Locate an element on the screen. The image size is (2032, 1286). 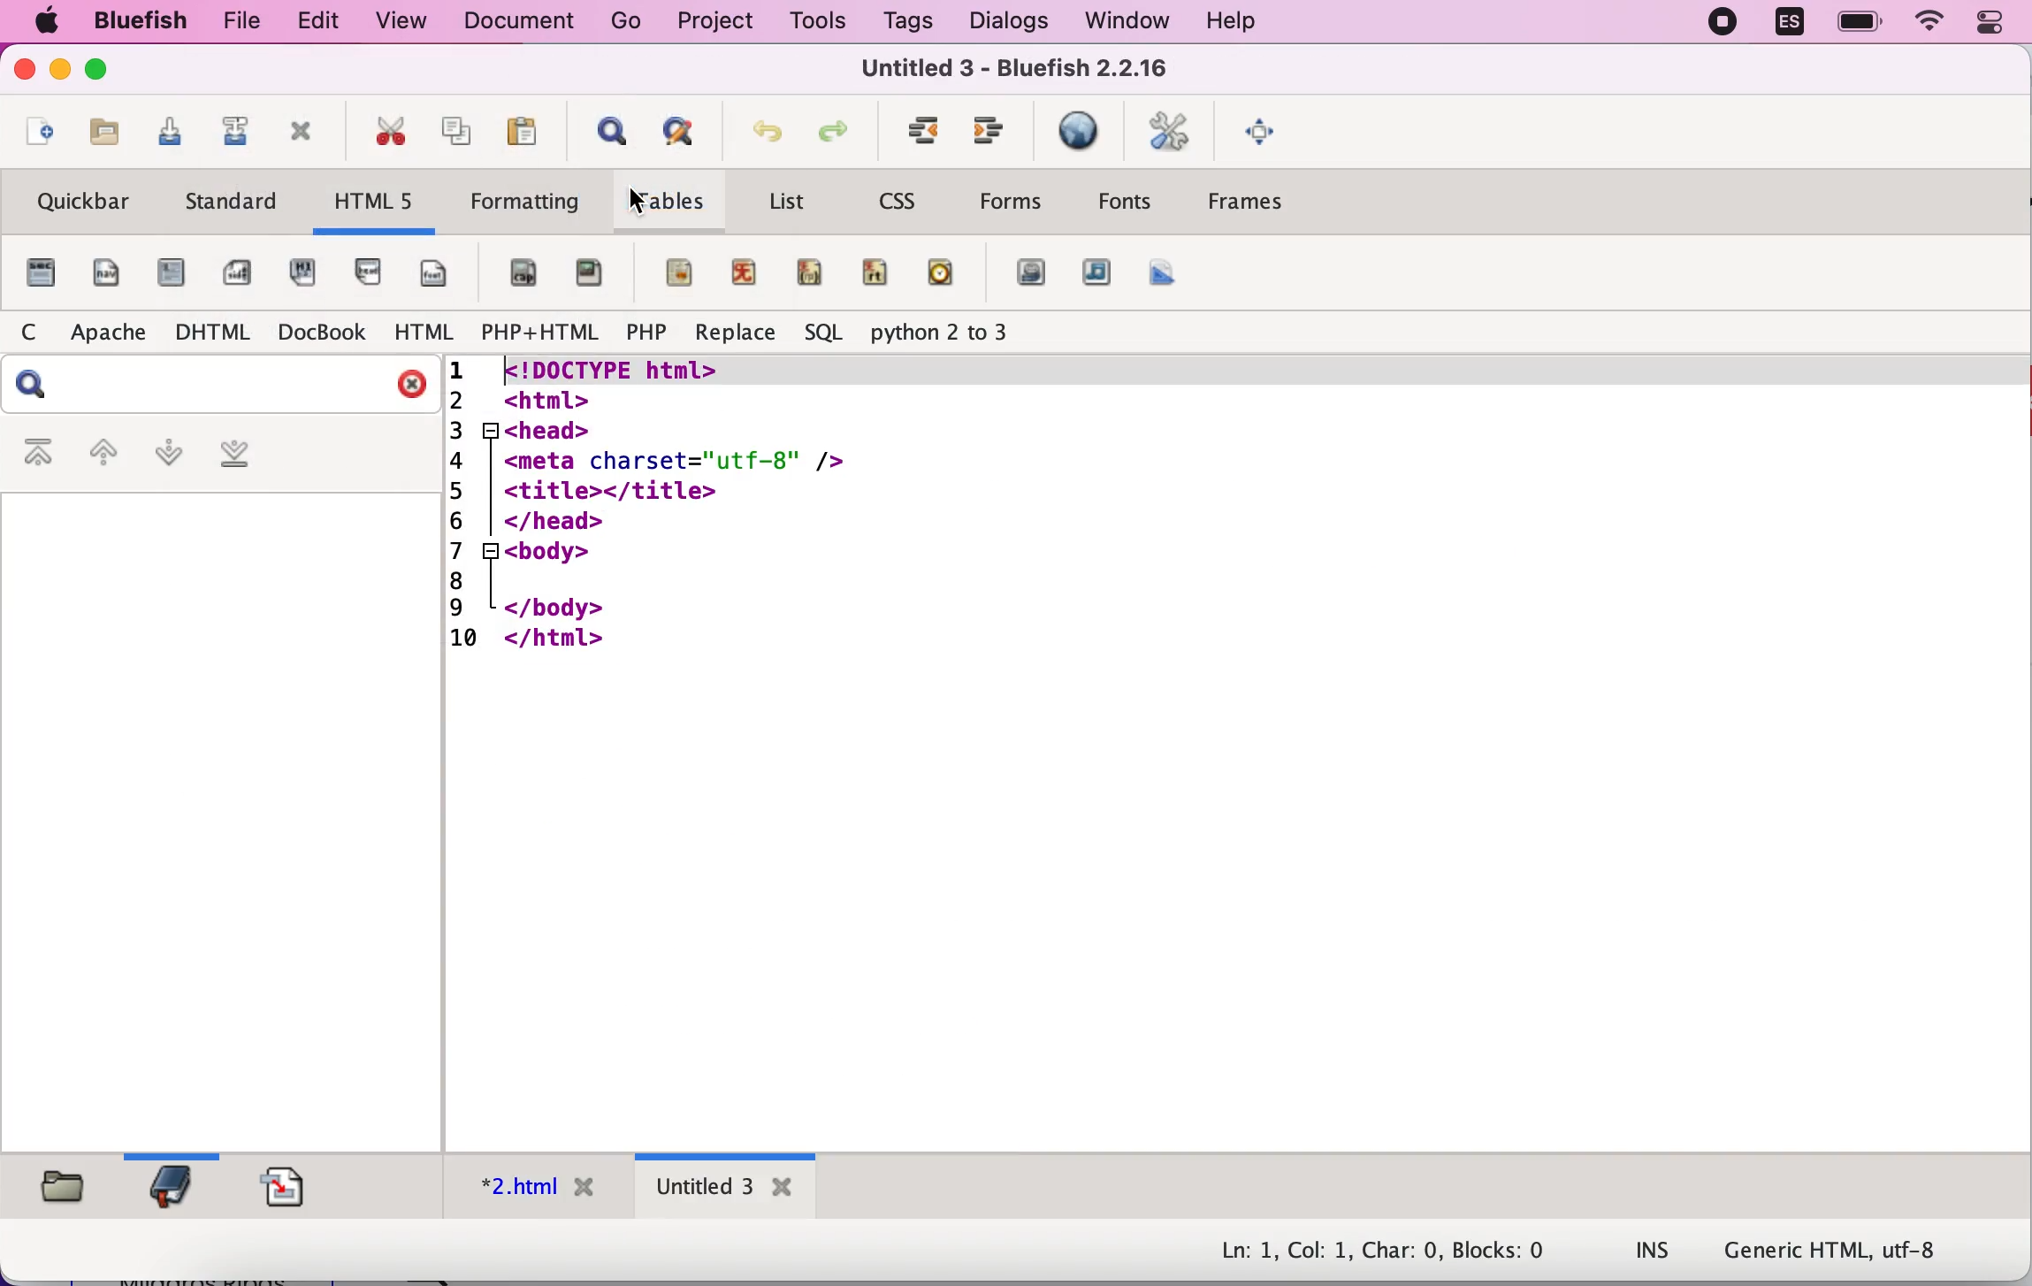
last bookmark is located at coordinates (249, 455).